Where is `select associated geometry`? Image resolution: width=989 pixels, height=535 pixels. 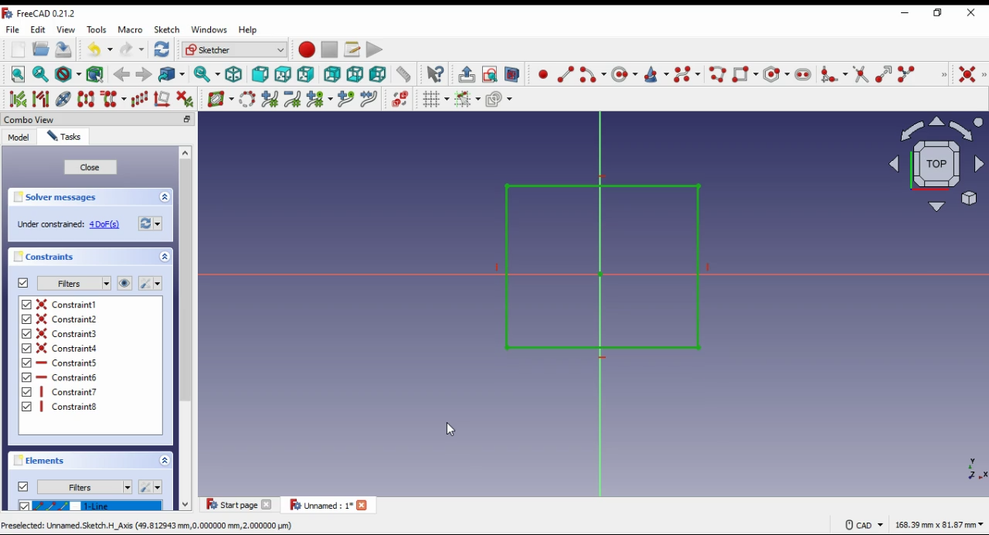
select associated geometry is located at coordinates (97, 73).